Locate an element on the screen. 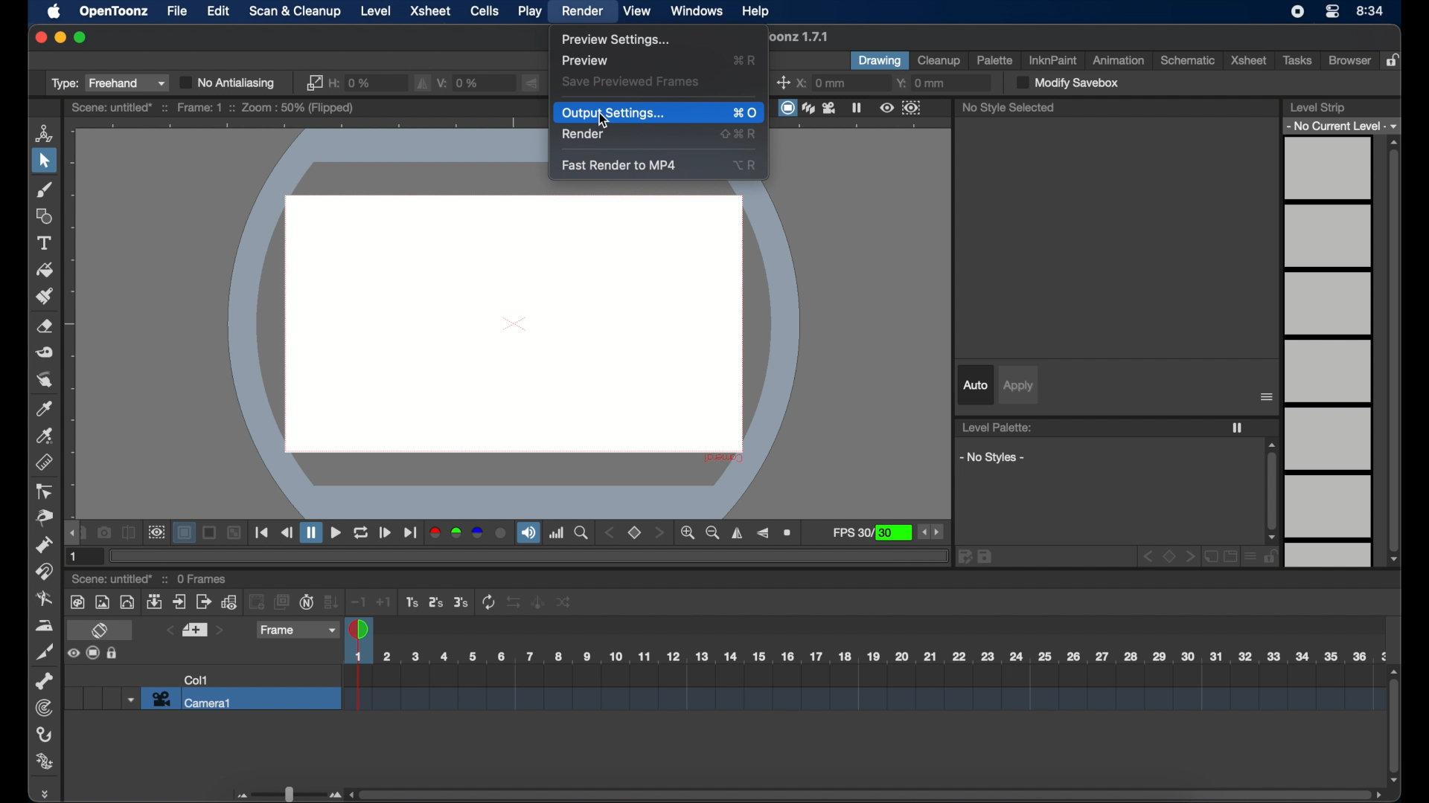  scene scale is located at coordinates (866, 653).